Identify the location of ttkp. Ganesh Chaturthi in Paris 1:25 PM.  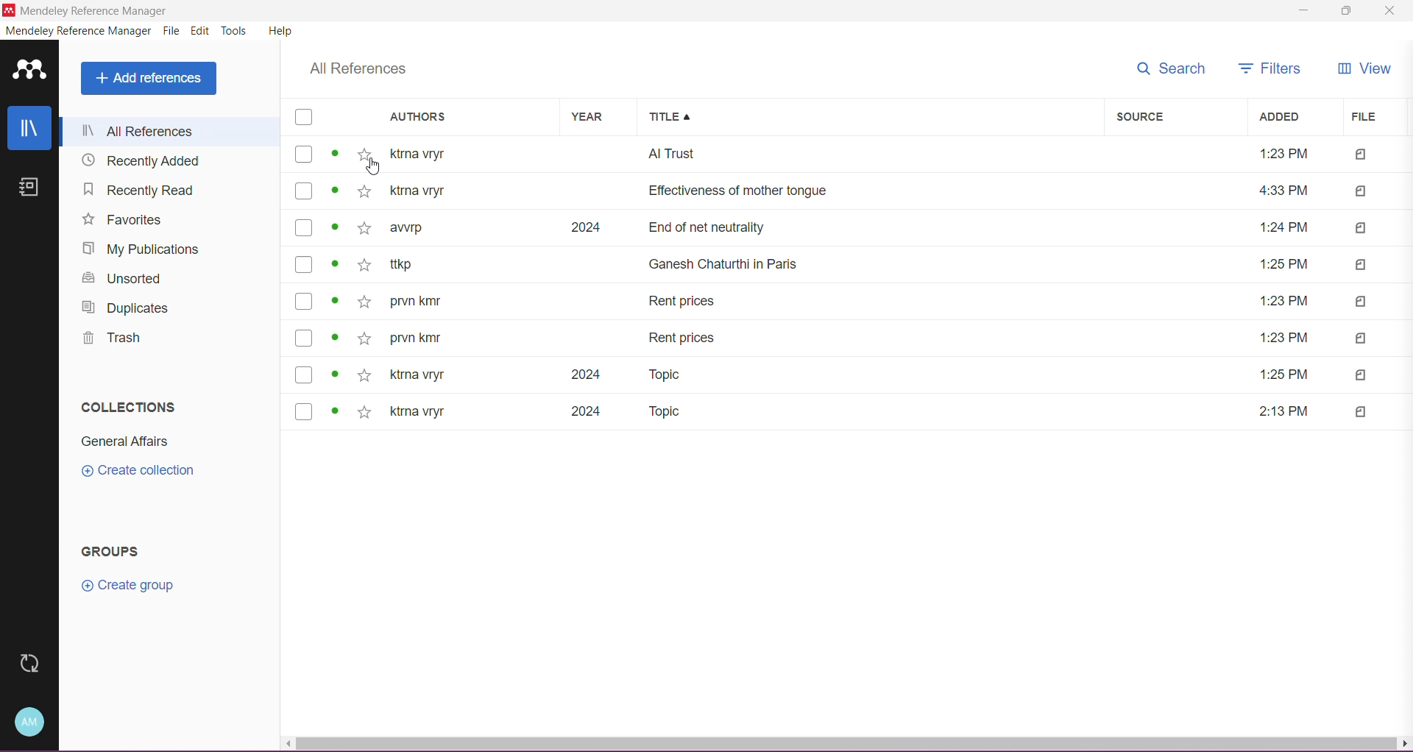
(851, 264).